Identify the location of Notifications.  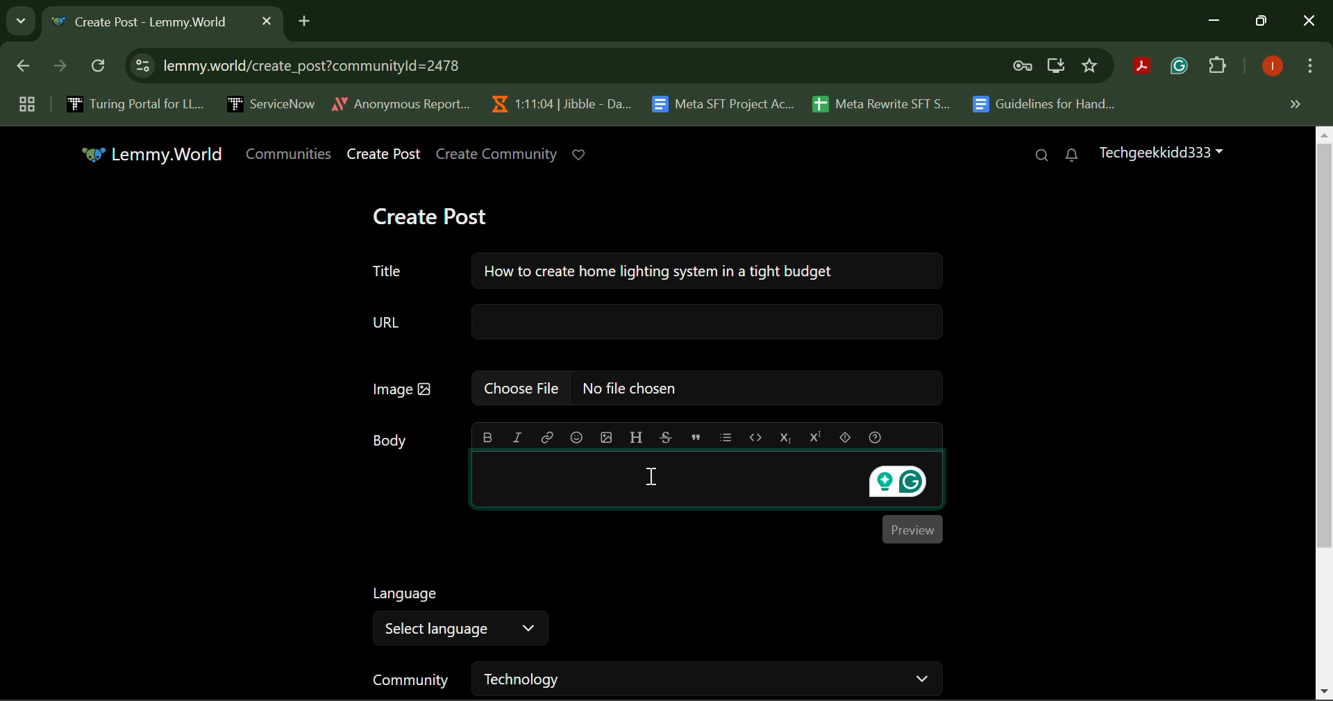
(1071, 155).